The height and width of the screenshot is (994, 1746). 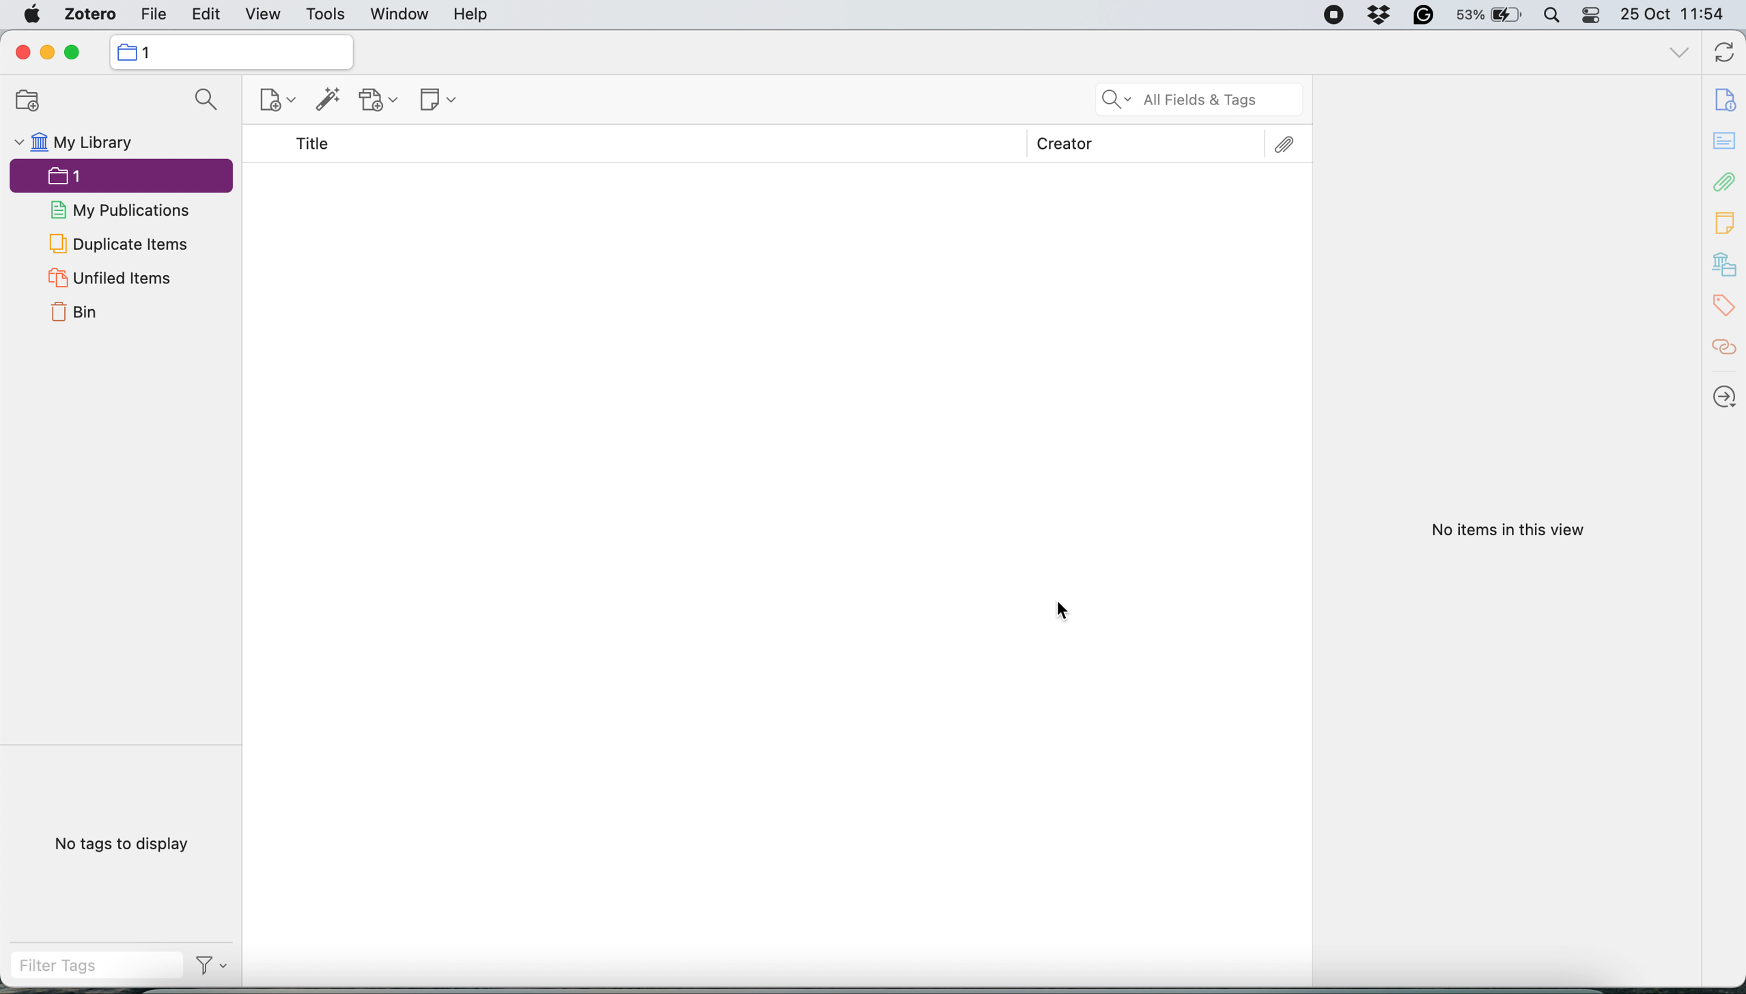 I want to click on close, so click(x=21, y=52).